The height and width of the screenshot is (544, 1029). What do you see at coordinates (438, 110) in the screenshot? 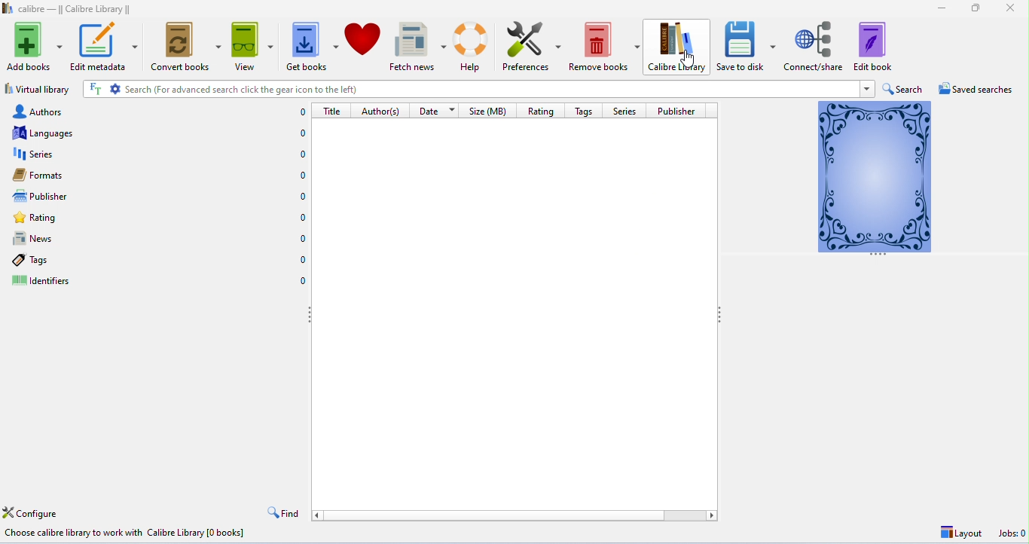
I see `date` at bounding box center [438, 110].